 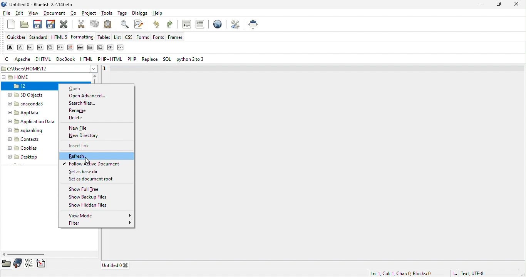 I want to click on quickbar, so click(x=16, y=38).